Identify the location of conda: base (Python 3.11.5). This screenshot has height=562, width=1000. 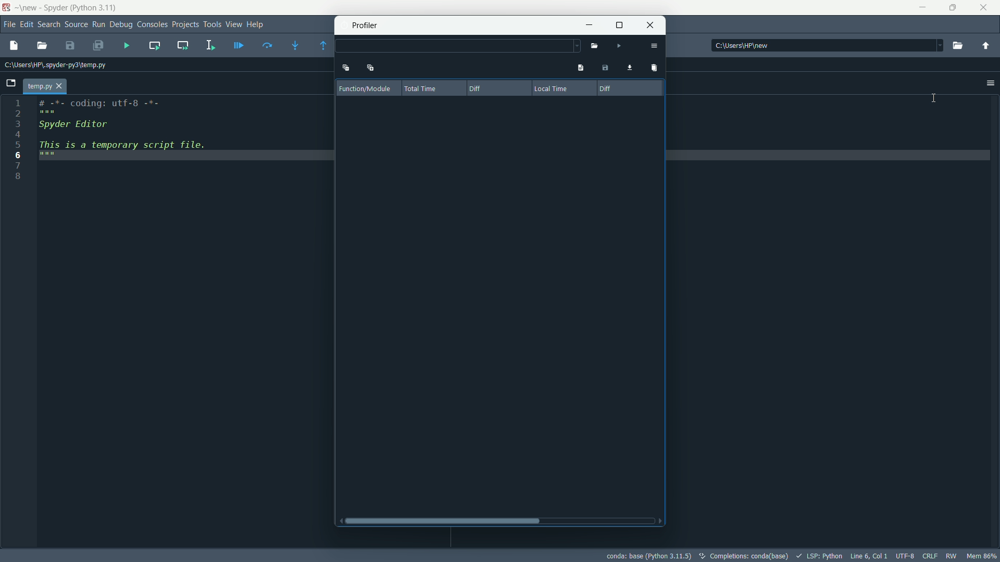
(649, 556).